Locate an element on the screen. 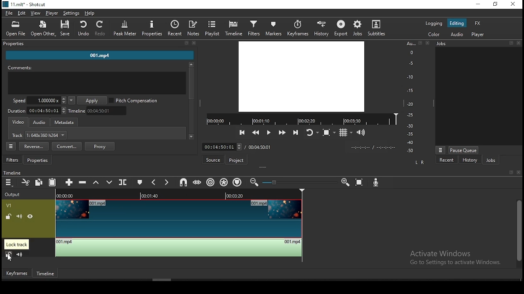 This screenshot has width=524, height=294. L R is located at coordinates (420, 163).